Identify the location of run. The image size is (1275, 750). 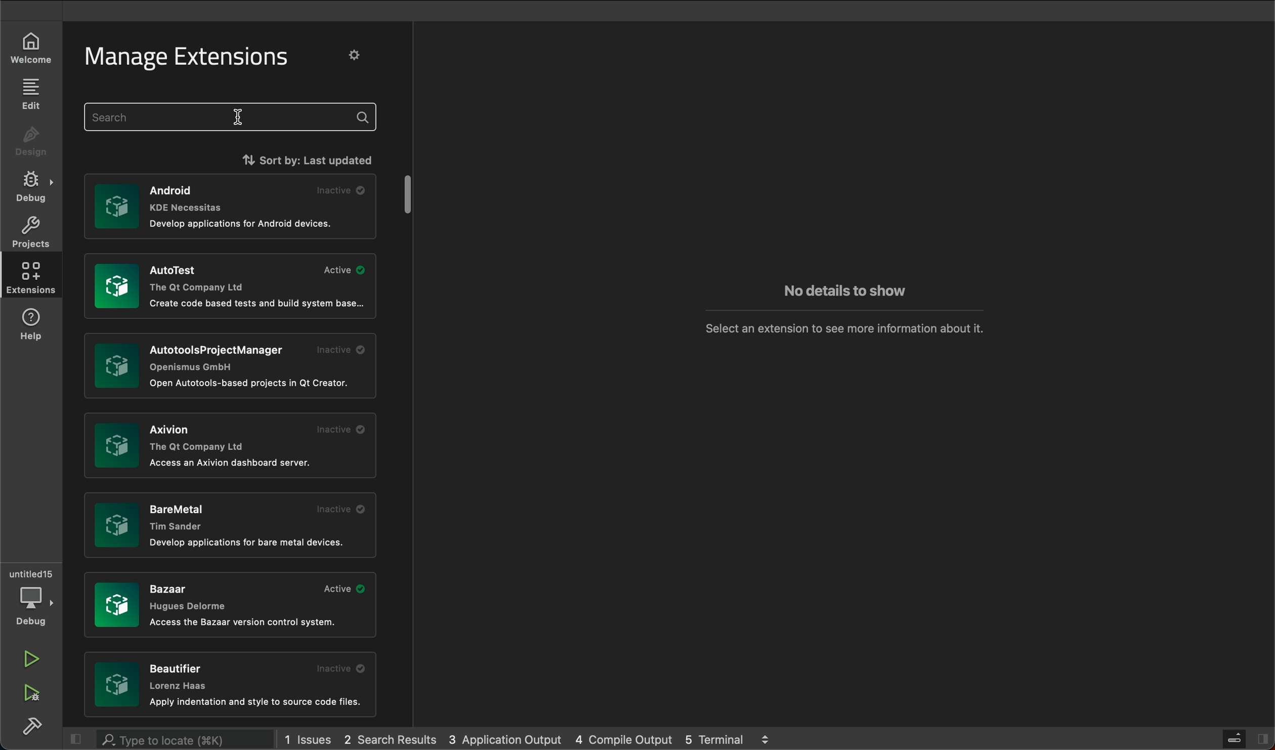
(34, 659).